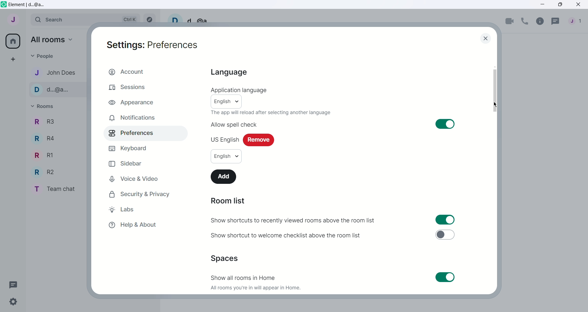 This screenshot has height=312, width=588. I want to click on English/Language options, so click(226, 156).